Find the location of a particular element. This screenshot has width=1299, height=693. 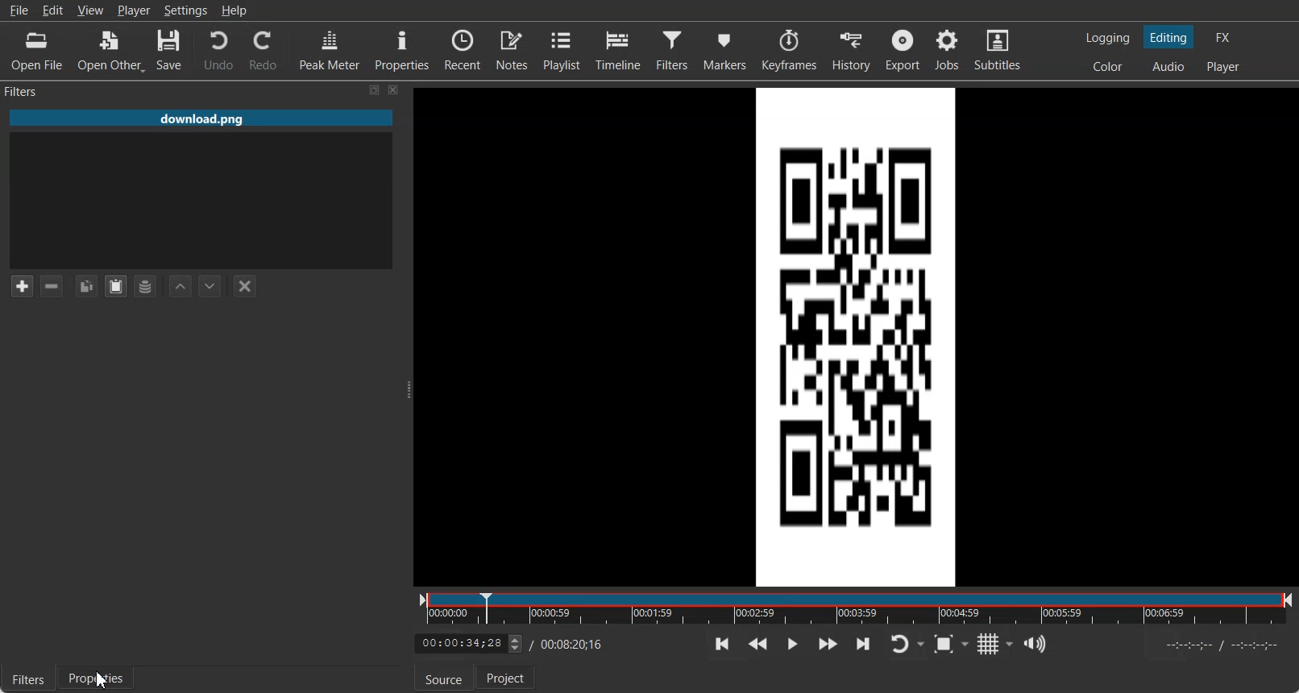

Video end time is located at coordinates (574, 645).